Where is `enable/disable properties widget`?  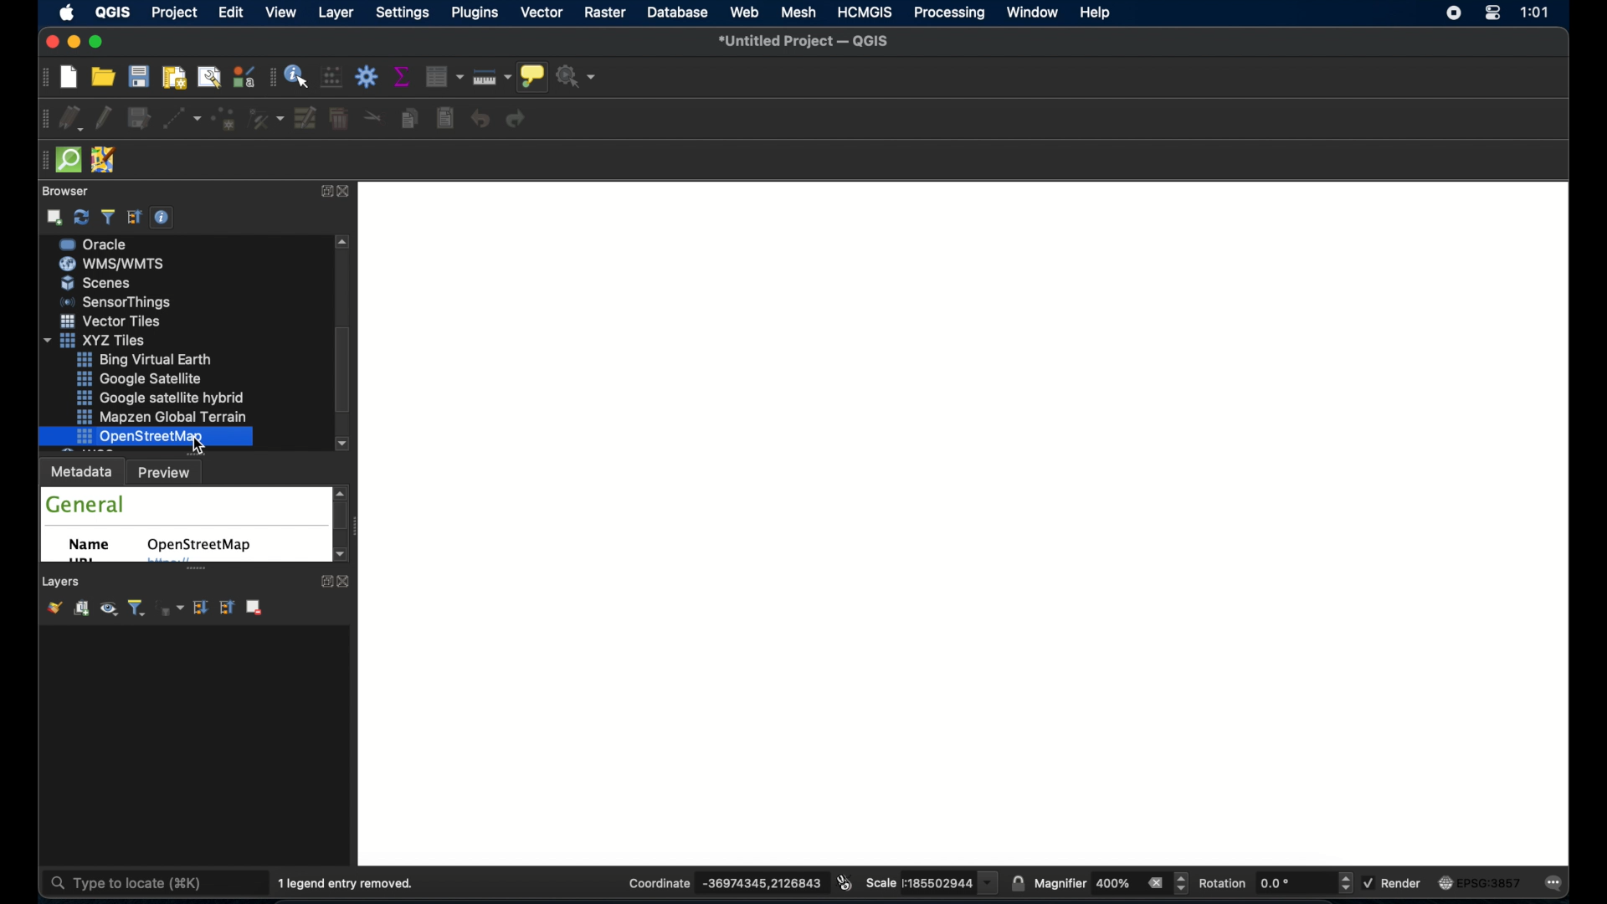
enable/disable properties widget is located at coordinates (162, 217).